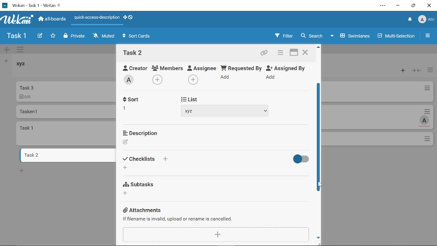 The height and width of the screenshot is (246, 437). What do you see at coordinates (67, 155) in the screenshot?
I see `Card named "task 2"` at bounding box center [67, 155].